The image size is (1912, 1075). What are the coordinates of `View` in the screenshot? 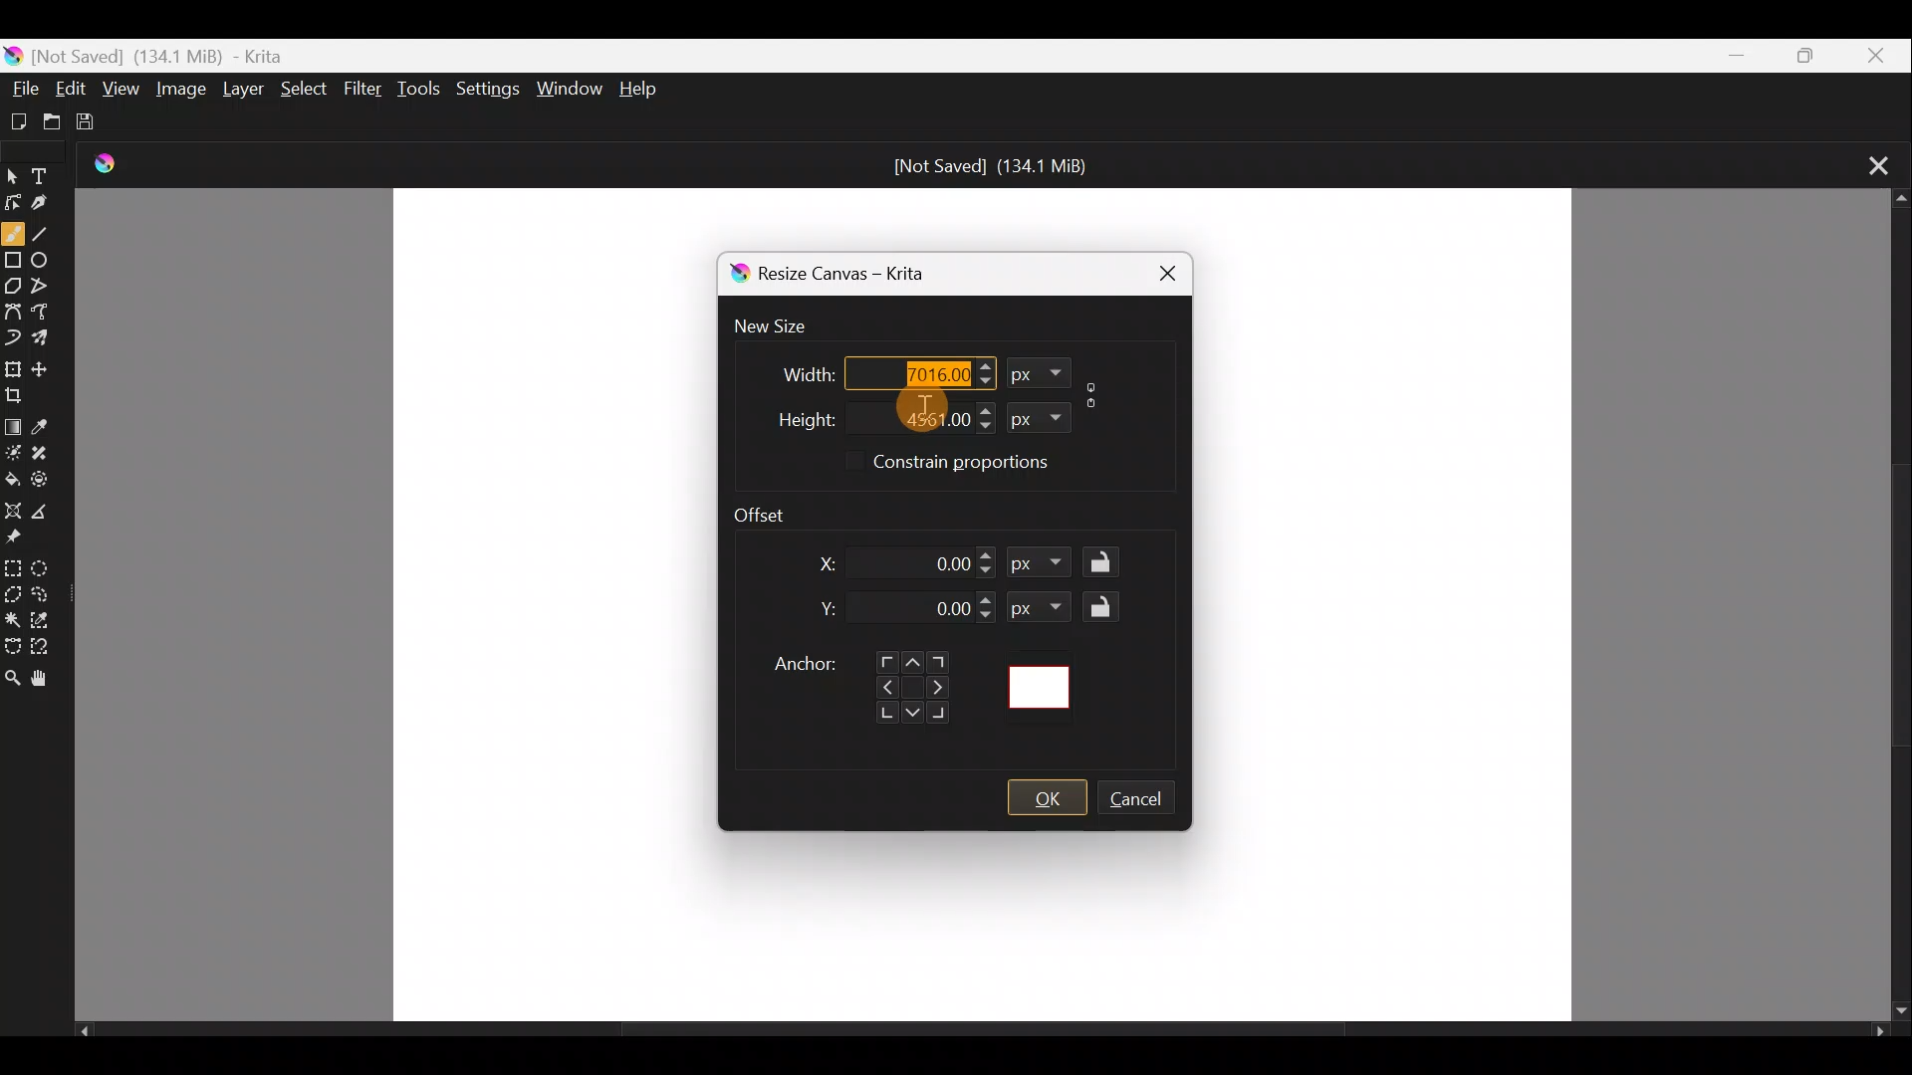 It's located at (121, 88).